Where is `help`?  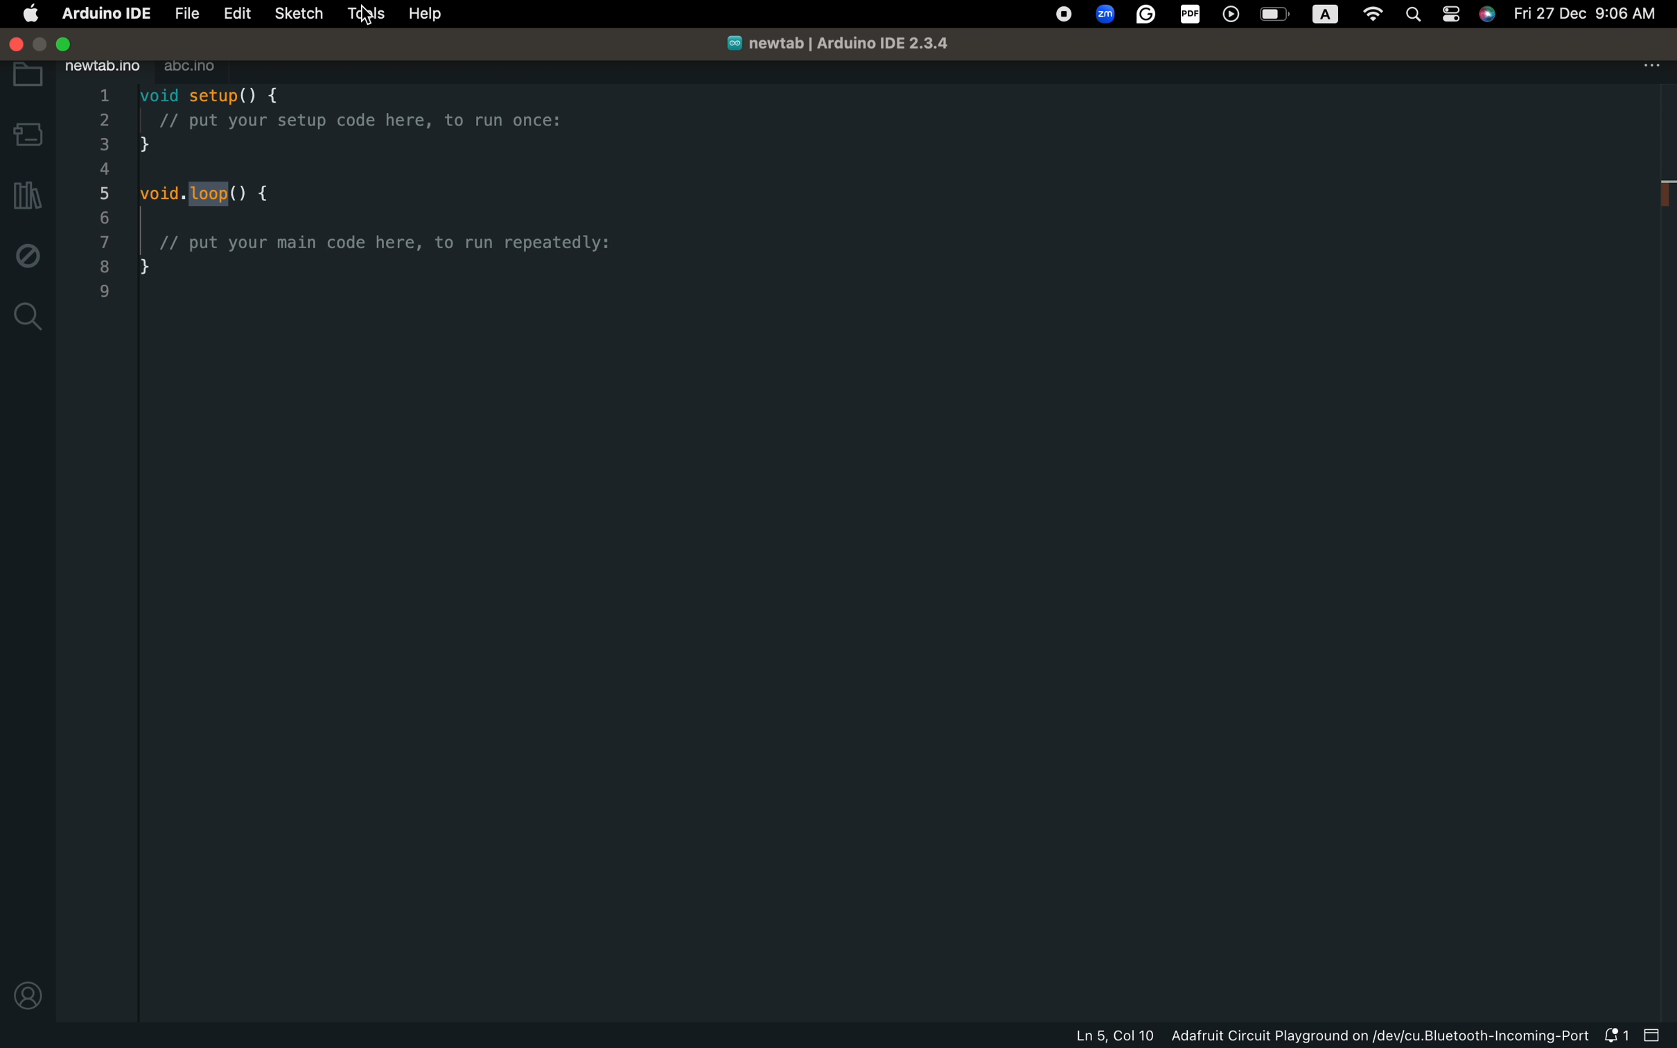
help is located at coordinates (425, 16).